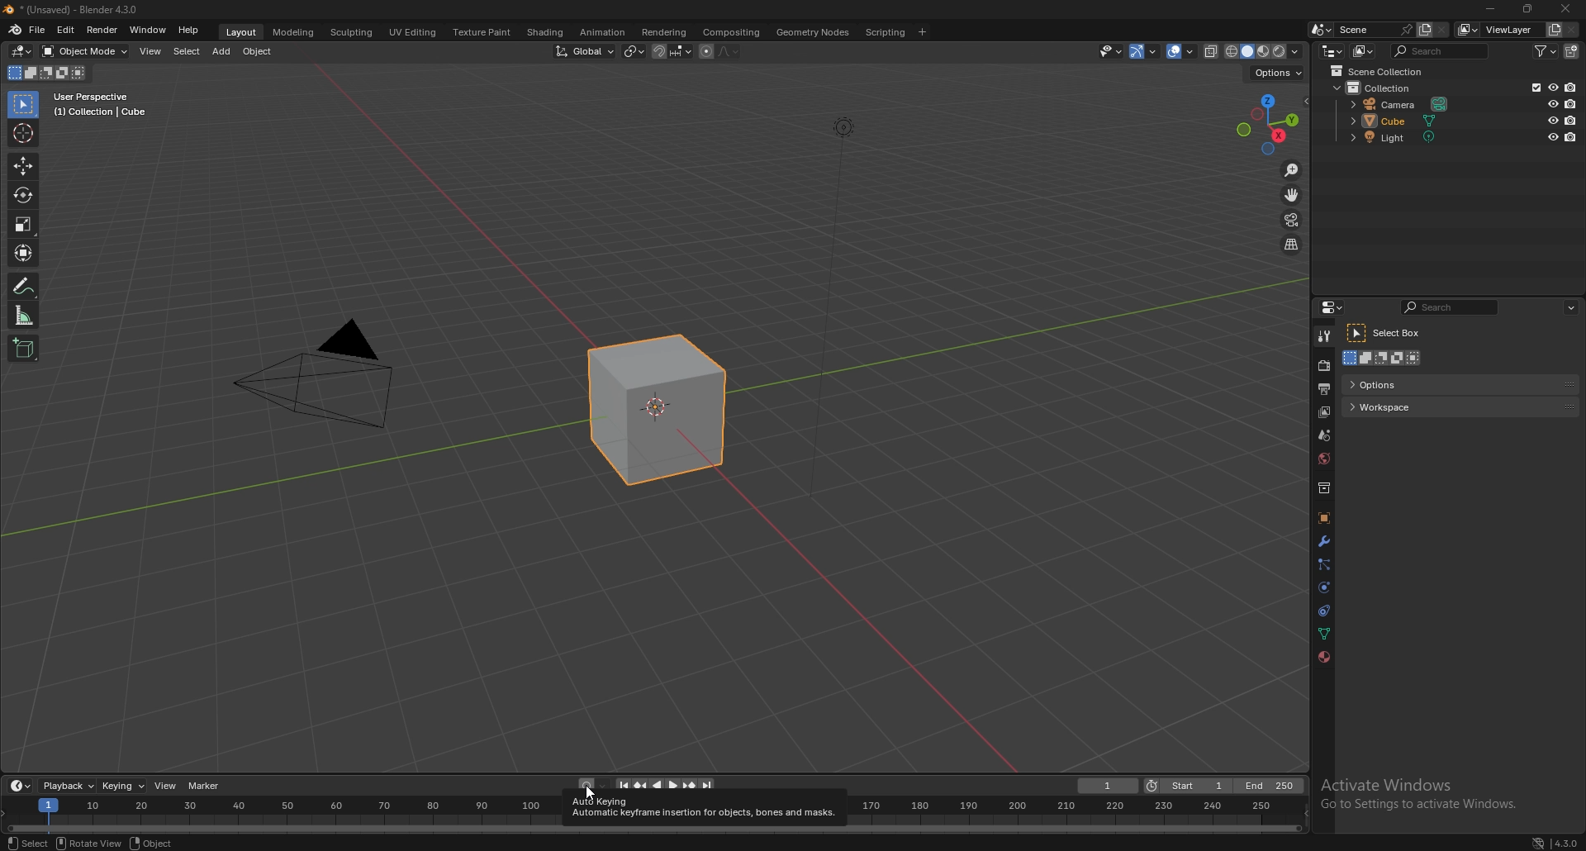 This screenshot has height=851, width=1586. Describe the element at coordinates (22, 194) in the screenshot. I see `rotate` at that location.